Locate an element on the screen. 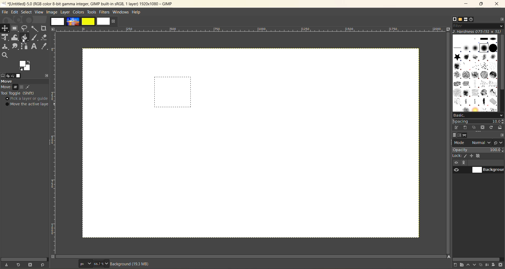 The height and width of the screenshot is (269, 505). vertical scroll bar is located at coordinates (501, 63).